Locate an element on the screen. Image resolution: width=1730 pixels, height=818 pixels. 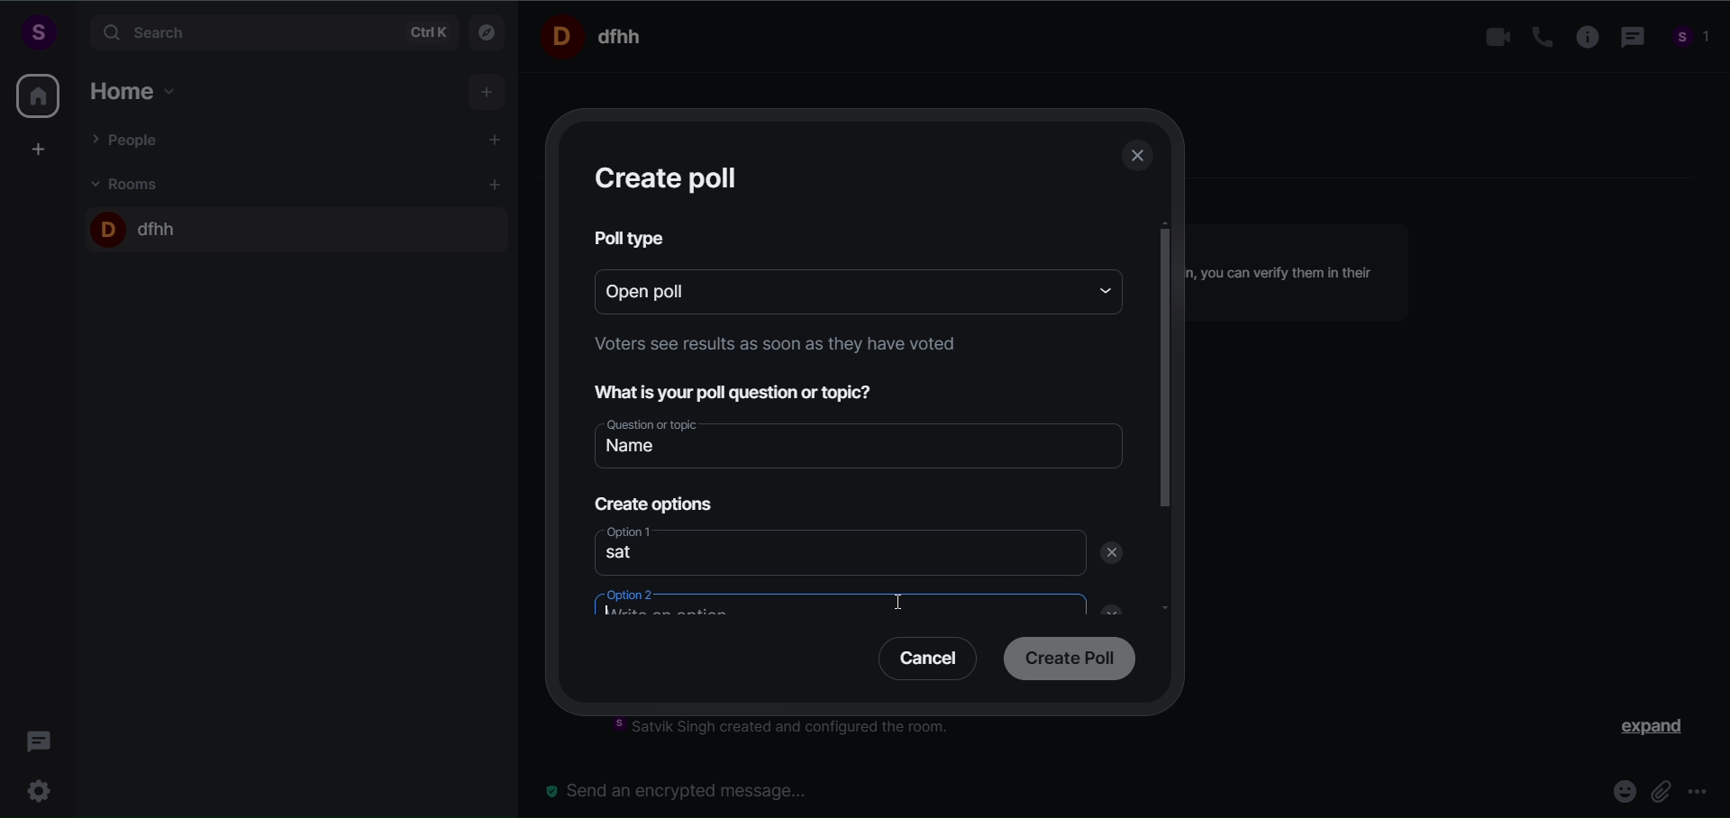
rooms is located at coordinates (130, 183).